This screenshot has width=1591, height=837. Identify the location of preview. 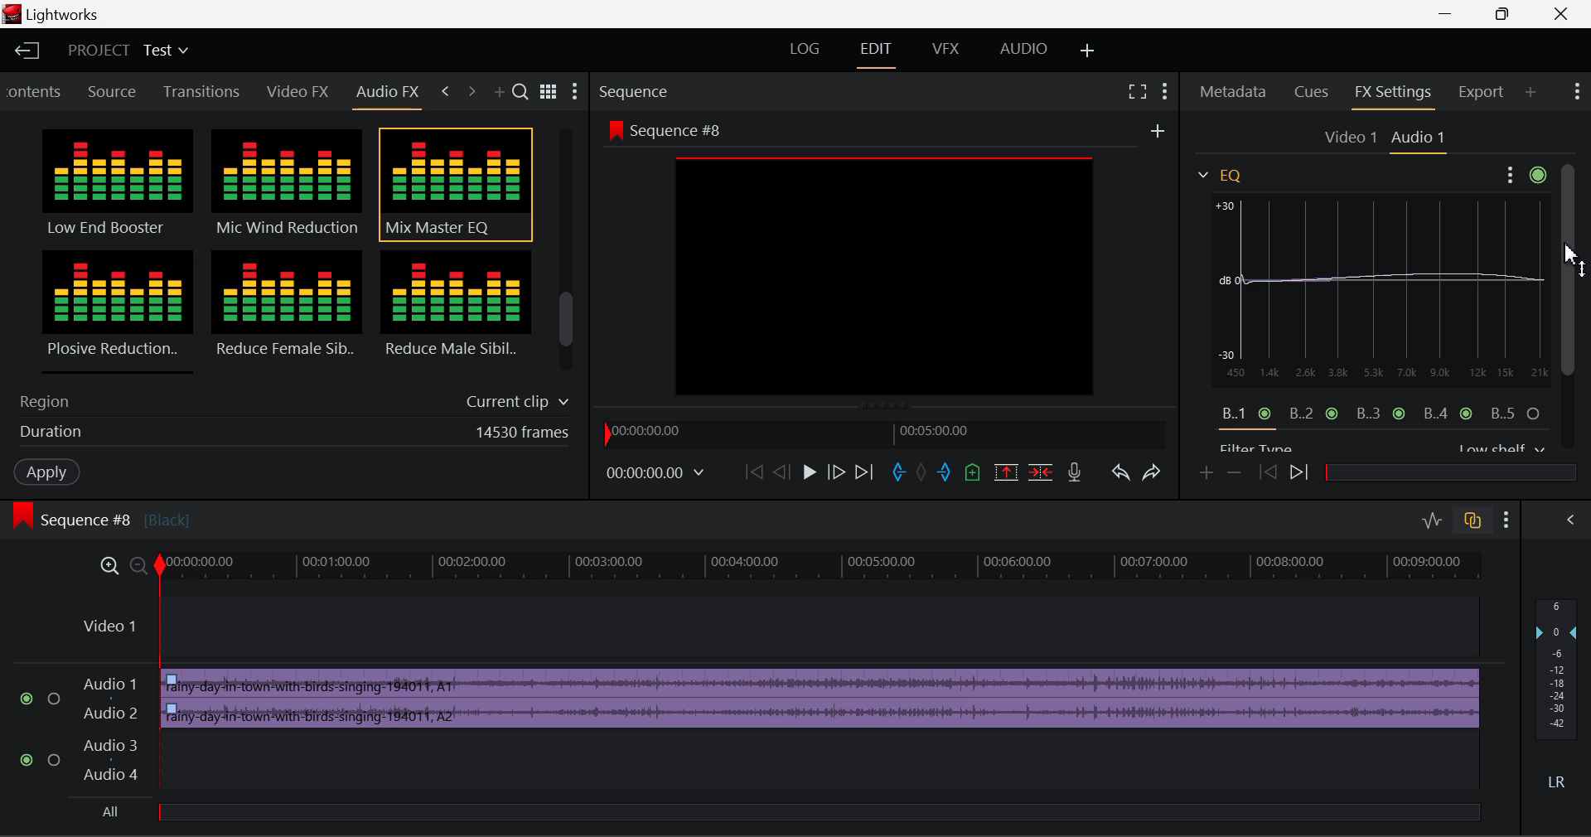
(886, 278).